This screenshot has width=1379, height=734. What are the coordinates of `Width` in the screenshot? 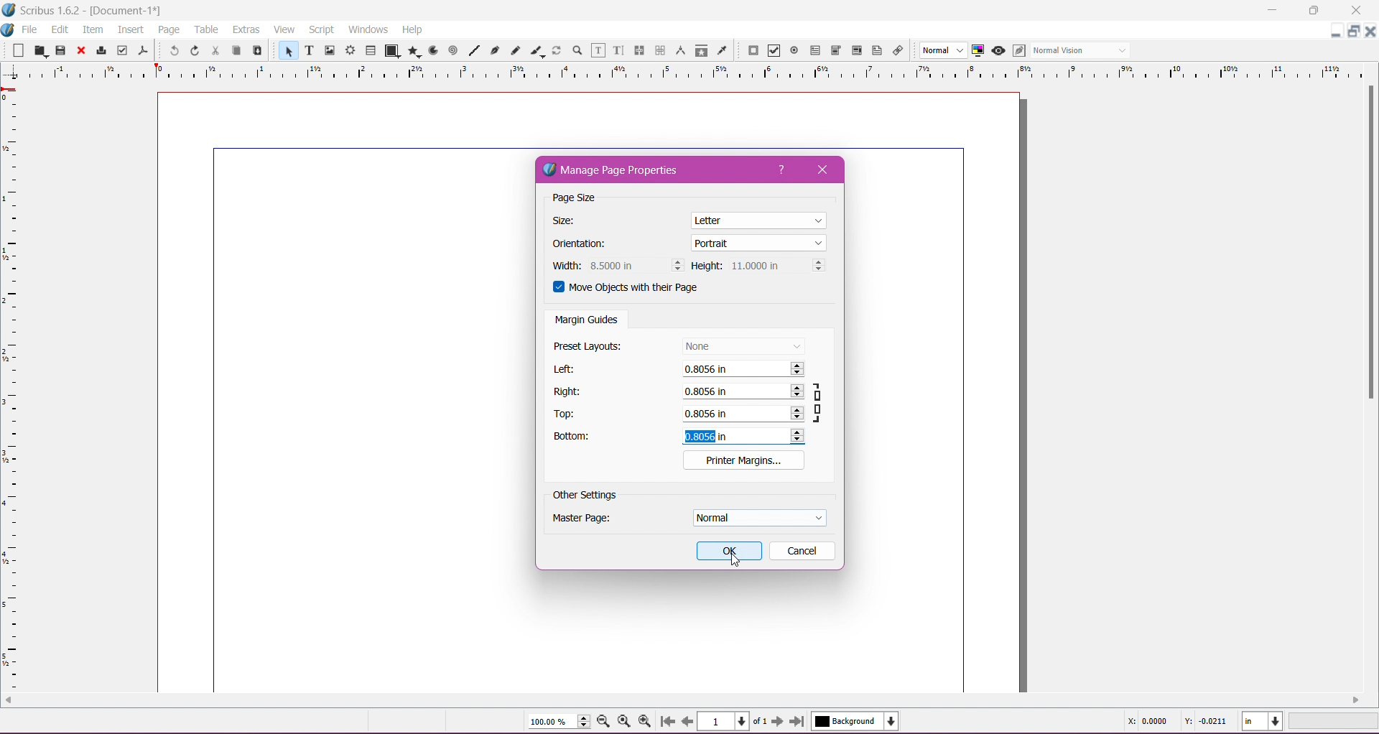 It's located at (564, 266).